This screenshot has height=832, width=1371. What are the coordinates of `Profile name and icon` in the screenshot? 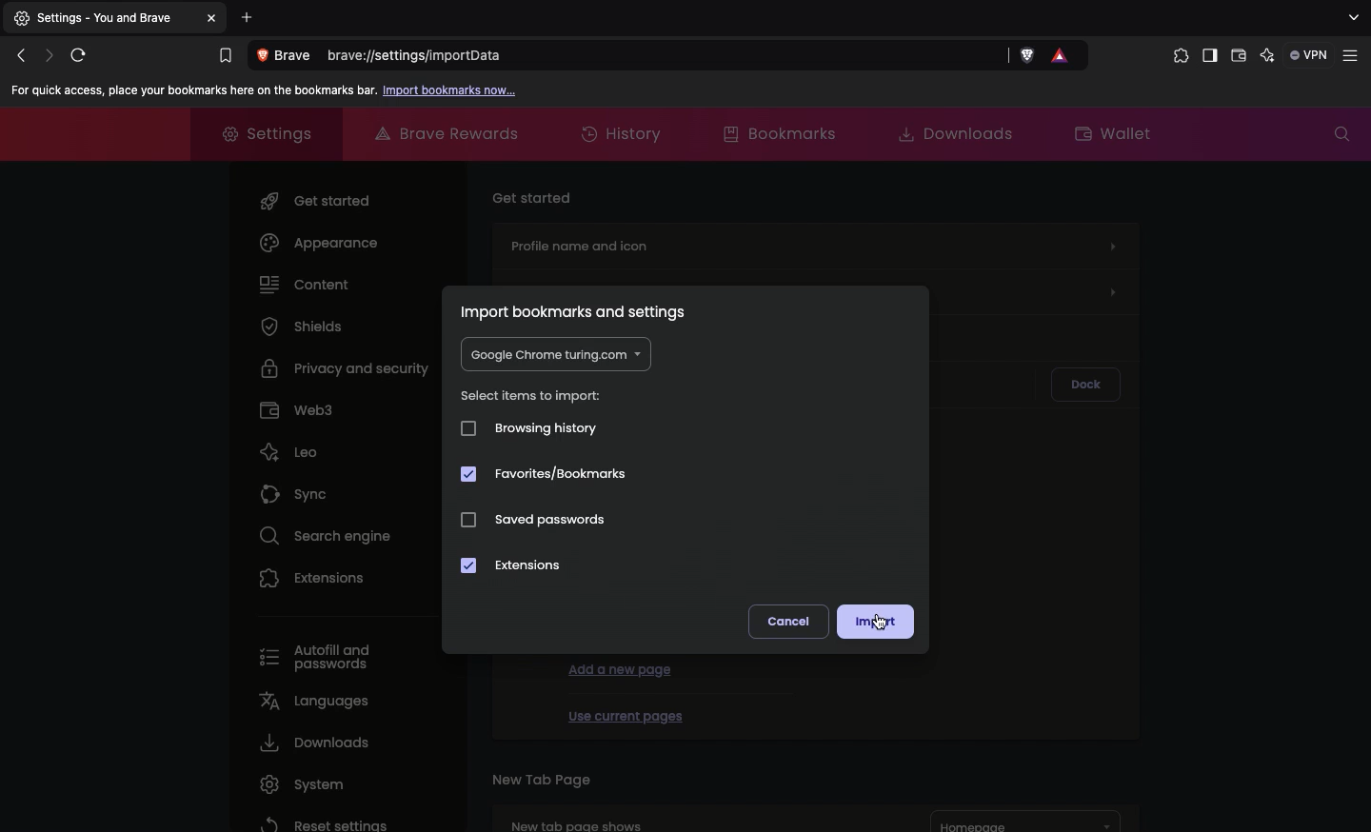 It's located at (813, 243).